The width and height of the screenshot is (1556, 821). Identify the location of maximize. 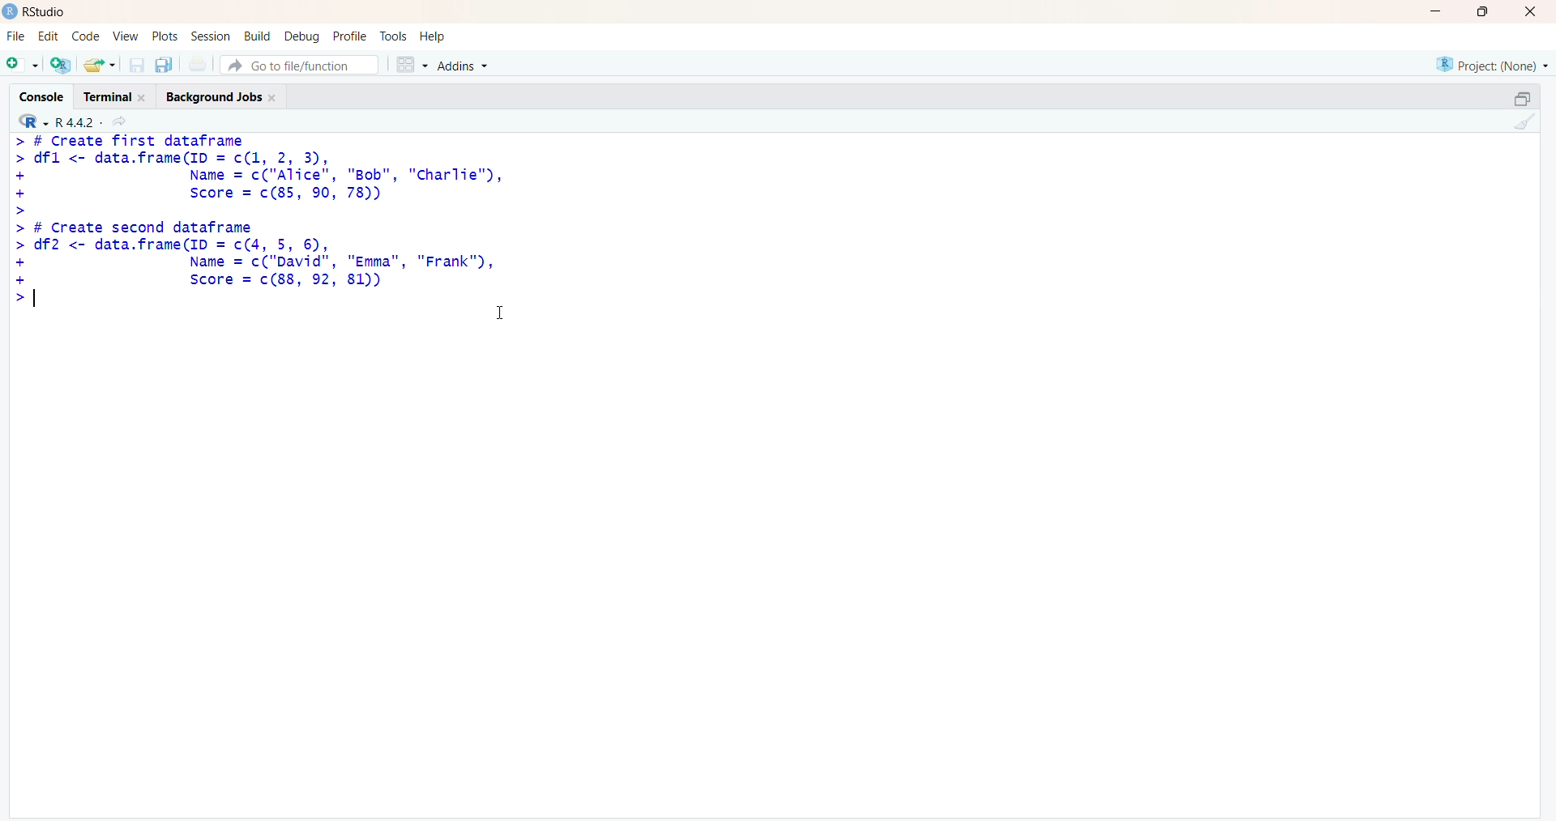
(1483, 11).